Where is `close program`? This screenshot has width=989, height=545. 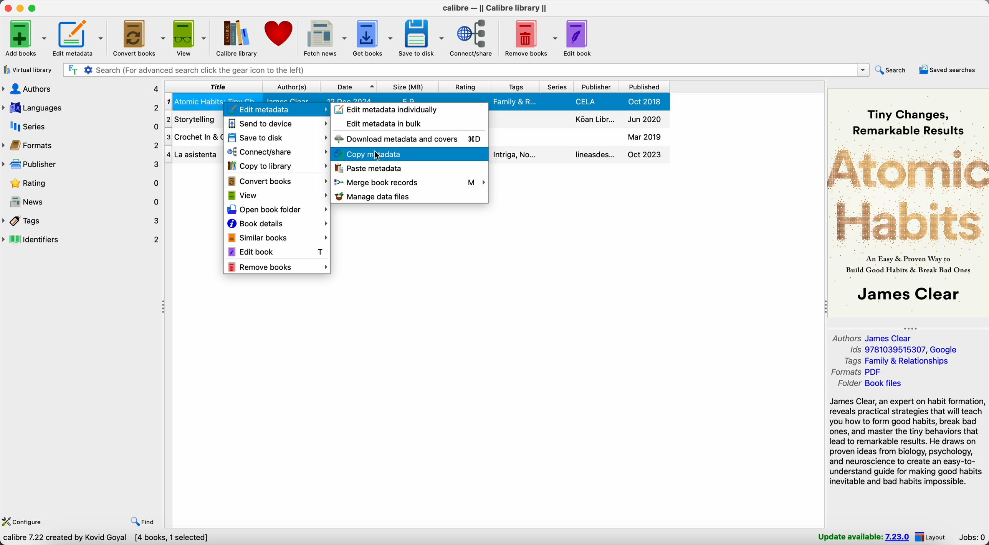 close program is located at coordinates (7, 8).